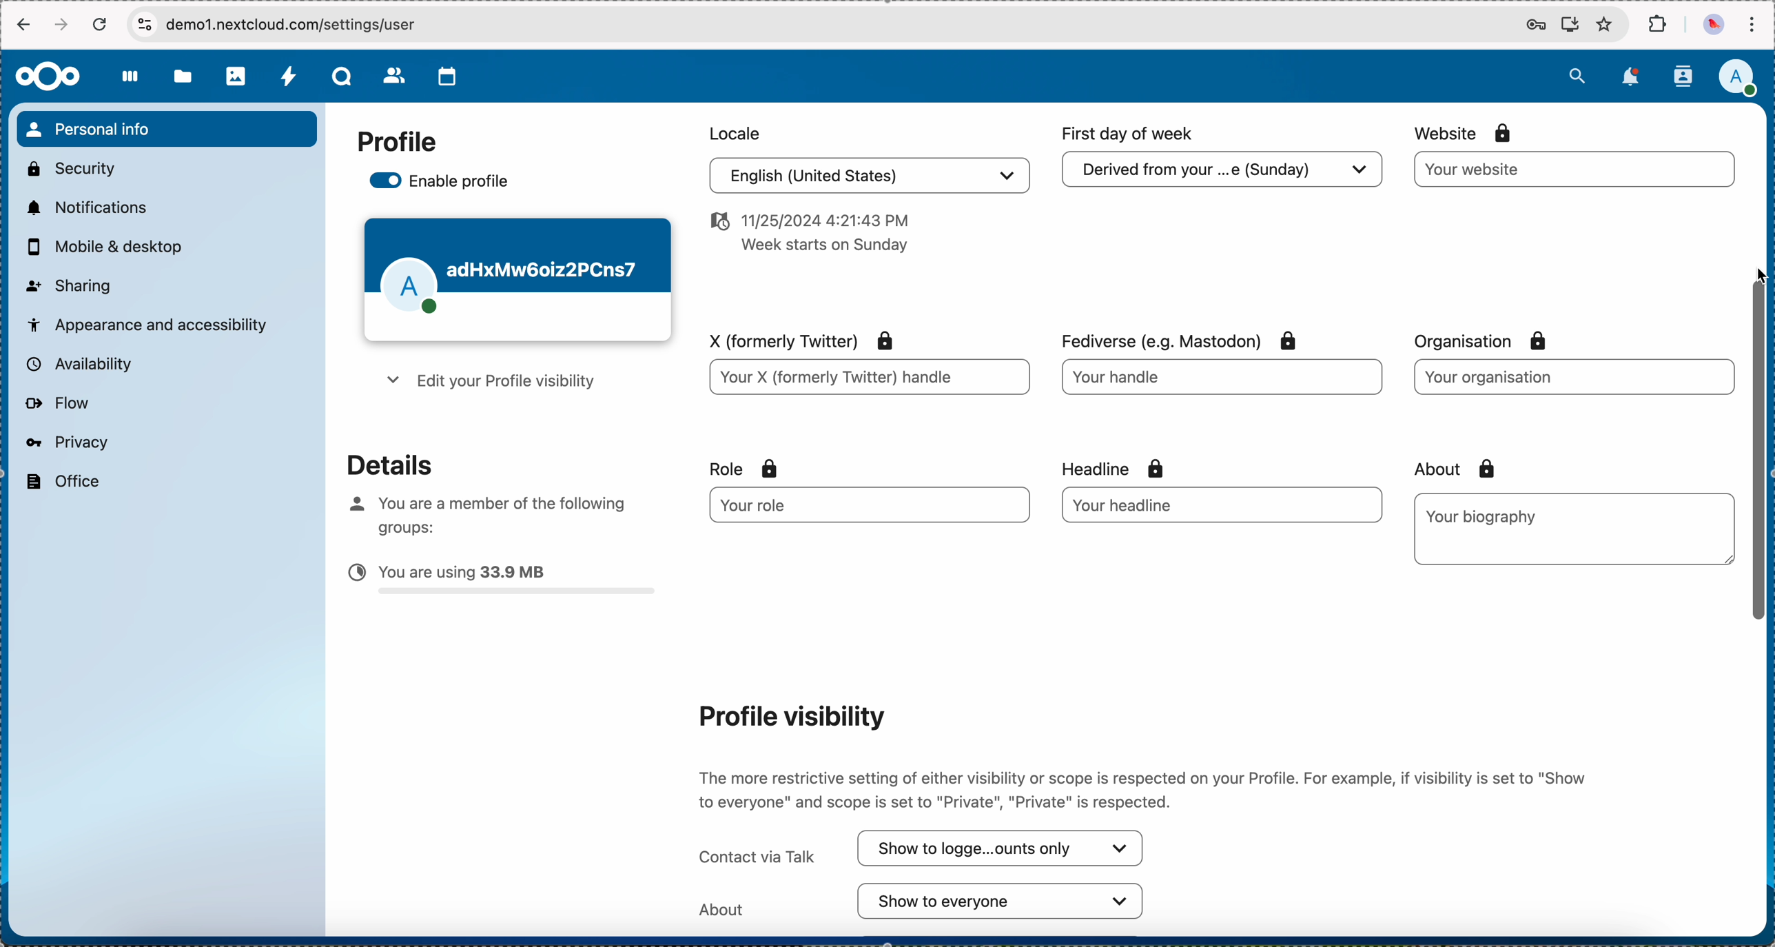 The width and height of the screenshot is (1775, 947). What do you see at coordinates (865, 178) in the screenshot?
I see `english` at bounding box center [865, 178].